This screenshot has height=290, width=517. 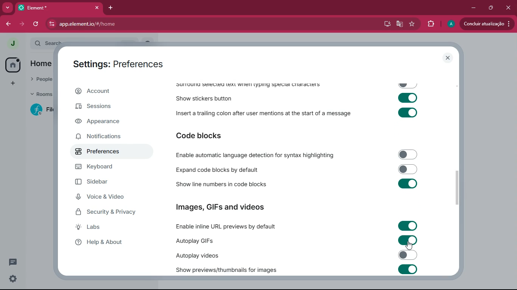 What do you see at coordinates (104, 138) in the screenshot?
I see `notifications` at bounding box center [104, 138].